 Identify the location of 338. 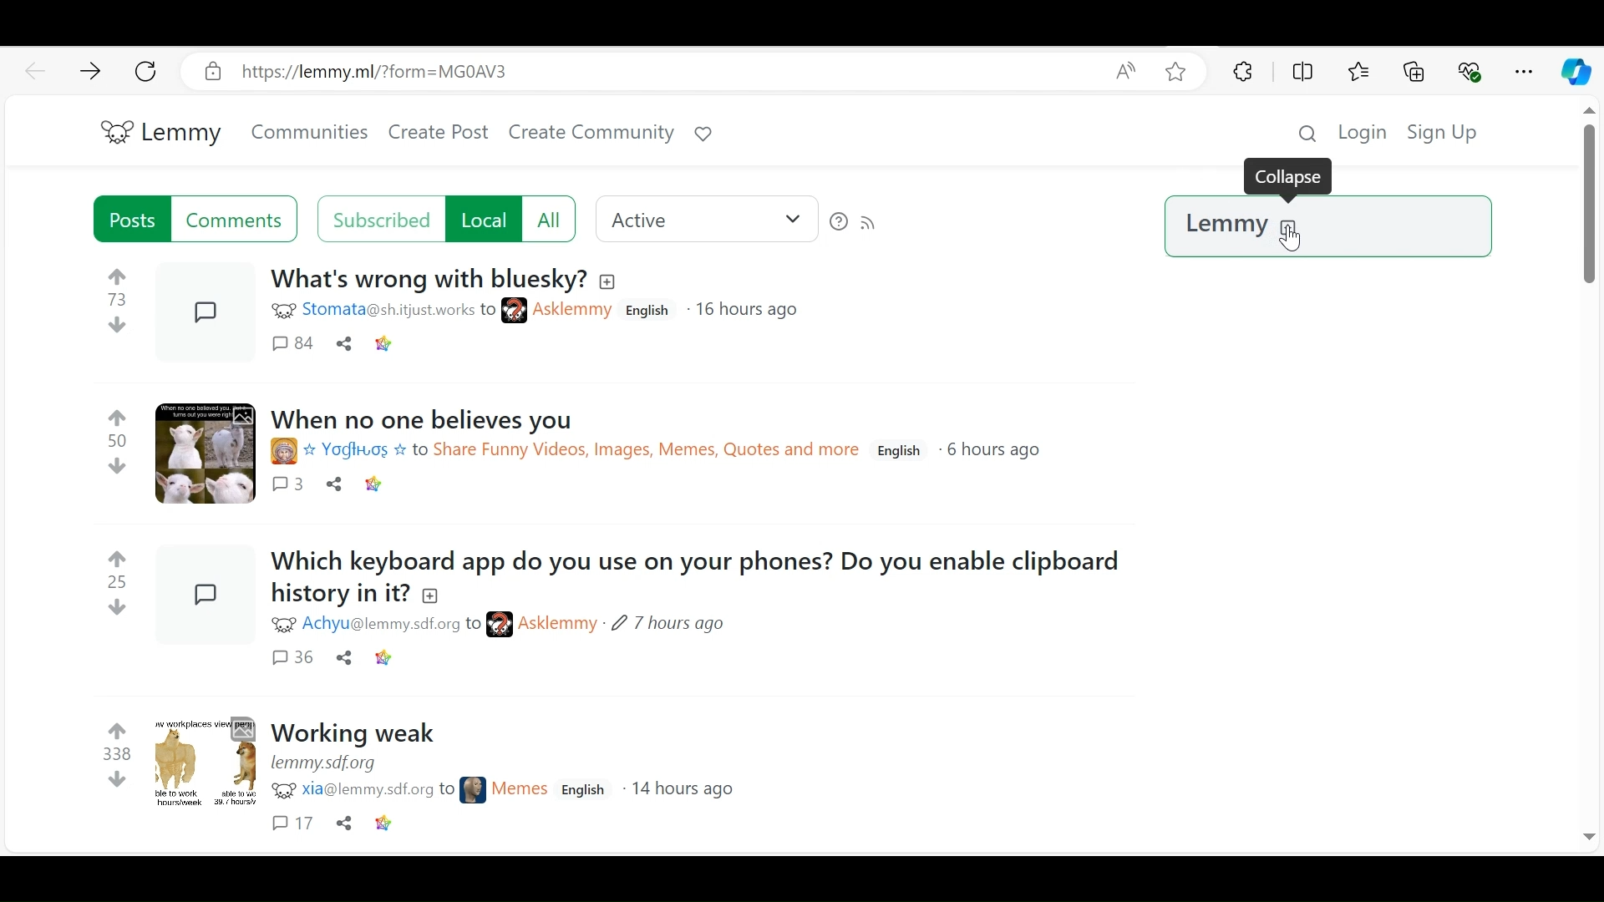
(117, 752).